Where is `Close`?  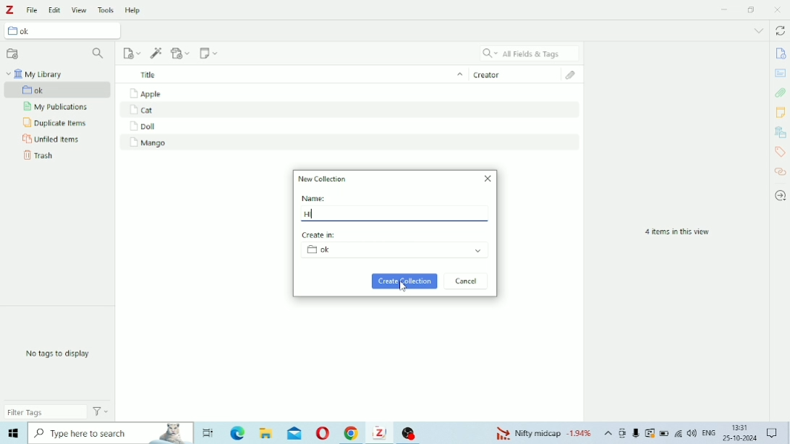
Close is located at coordinates (488, 178).